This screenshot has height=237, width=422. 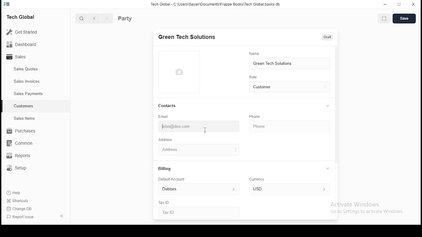 What do you see at coordinates (178, 212) in the screenshot?
I see `Tax ID` at bounding box center [178, 212].